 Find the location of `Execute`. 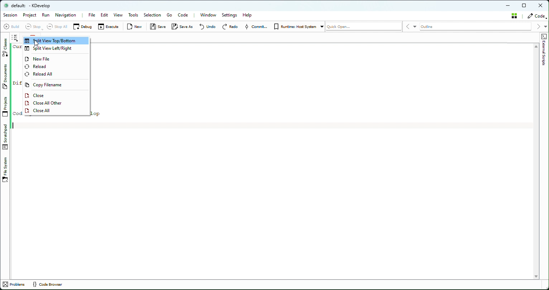

Execute is located at coordinates (109, 26).